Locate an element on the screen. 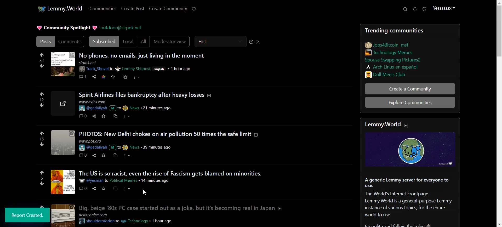 This screenshot has width=502, height=227. downvote is located at coordinates (42, 144).